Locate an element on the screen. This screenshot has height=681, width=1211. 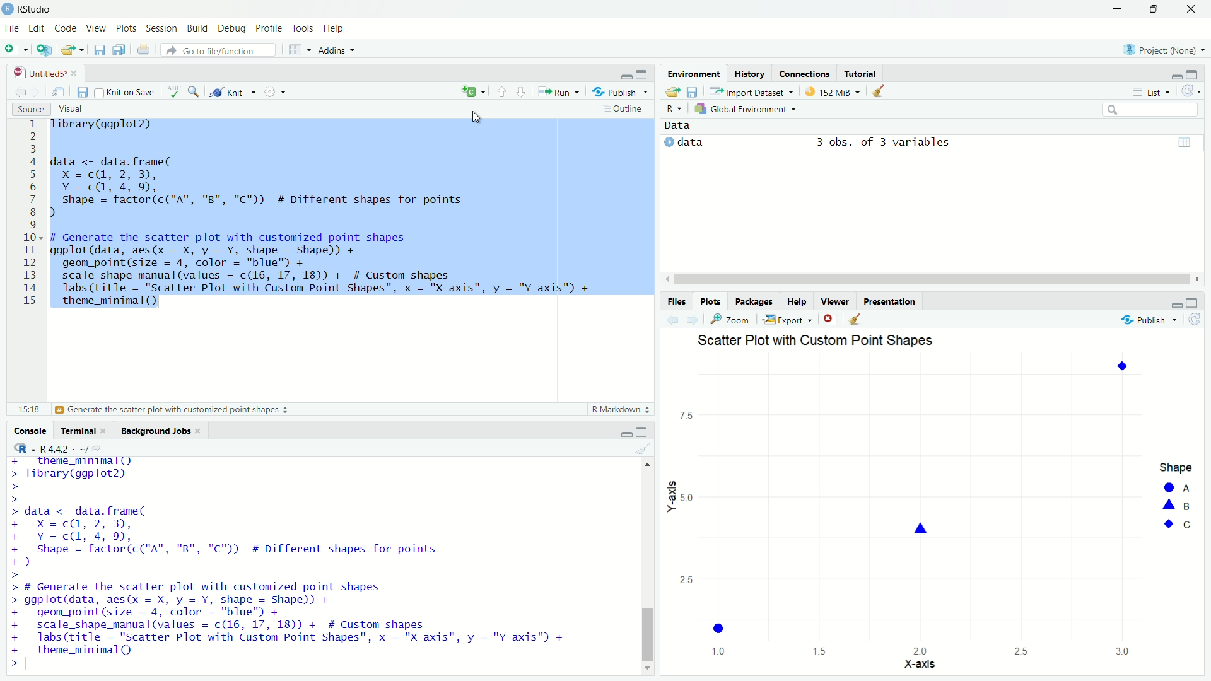
Data is located at coordinates (678, 125).